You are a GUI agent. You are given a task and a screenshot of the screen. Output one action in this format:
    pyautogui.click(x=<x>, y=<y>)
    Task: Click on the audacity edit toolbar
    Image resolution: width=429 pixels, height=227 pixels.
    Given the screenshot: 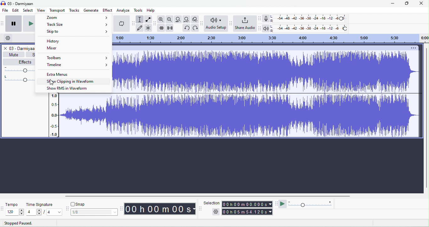 What is the action you would take?
    pyautogui.click(x=155, y=24)
    